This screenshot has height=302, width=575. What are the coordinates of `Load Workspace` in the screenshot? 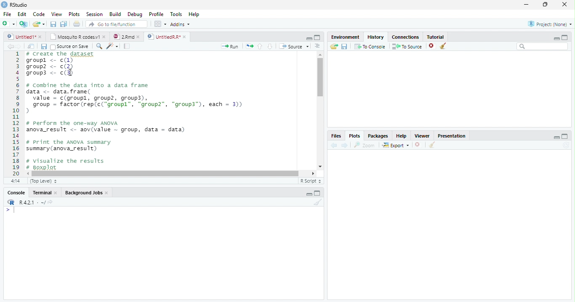 It's located at (334, 47).